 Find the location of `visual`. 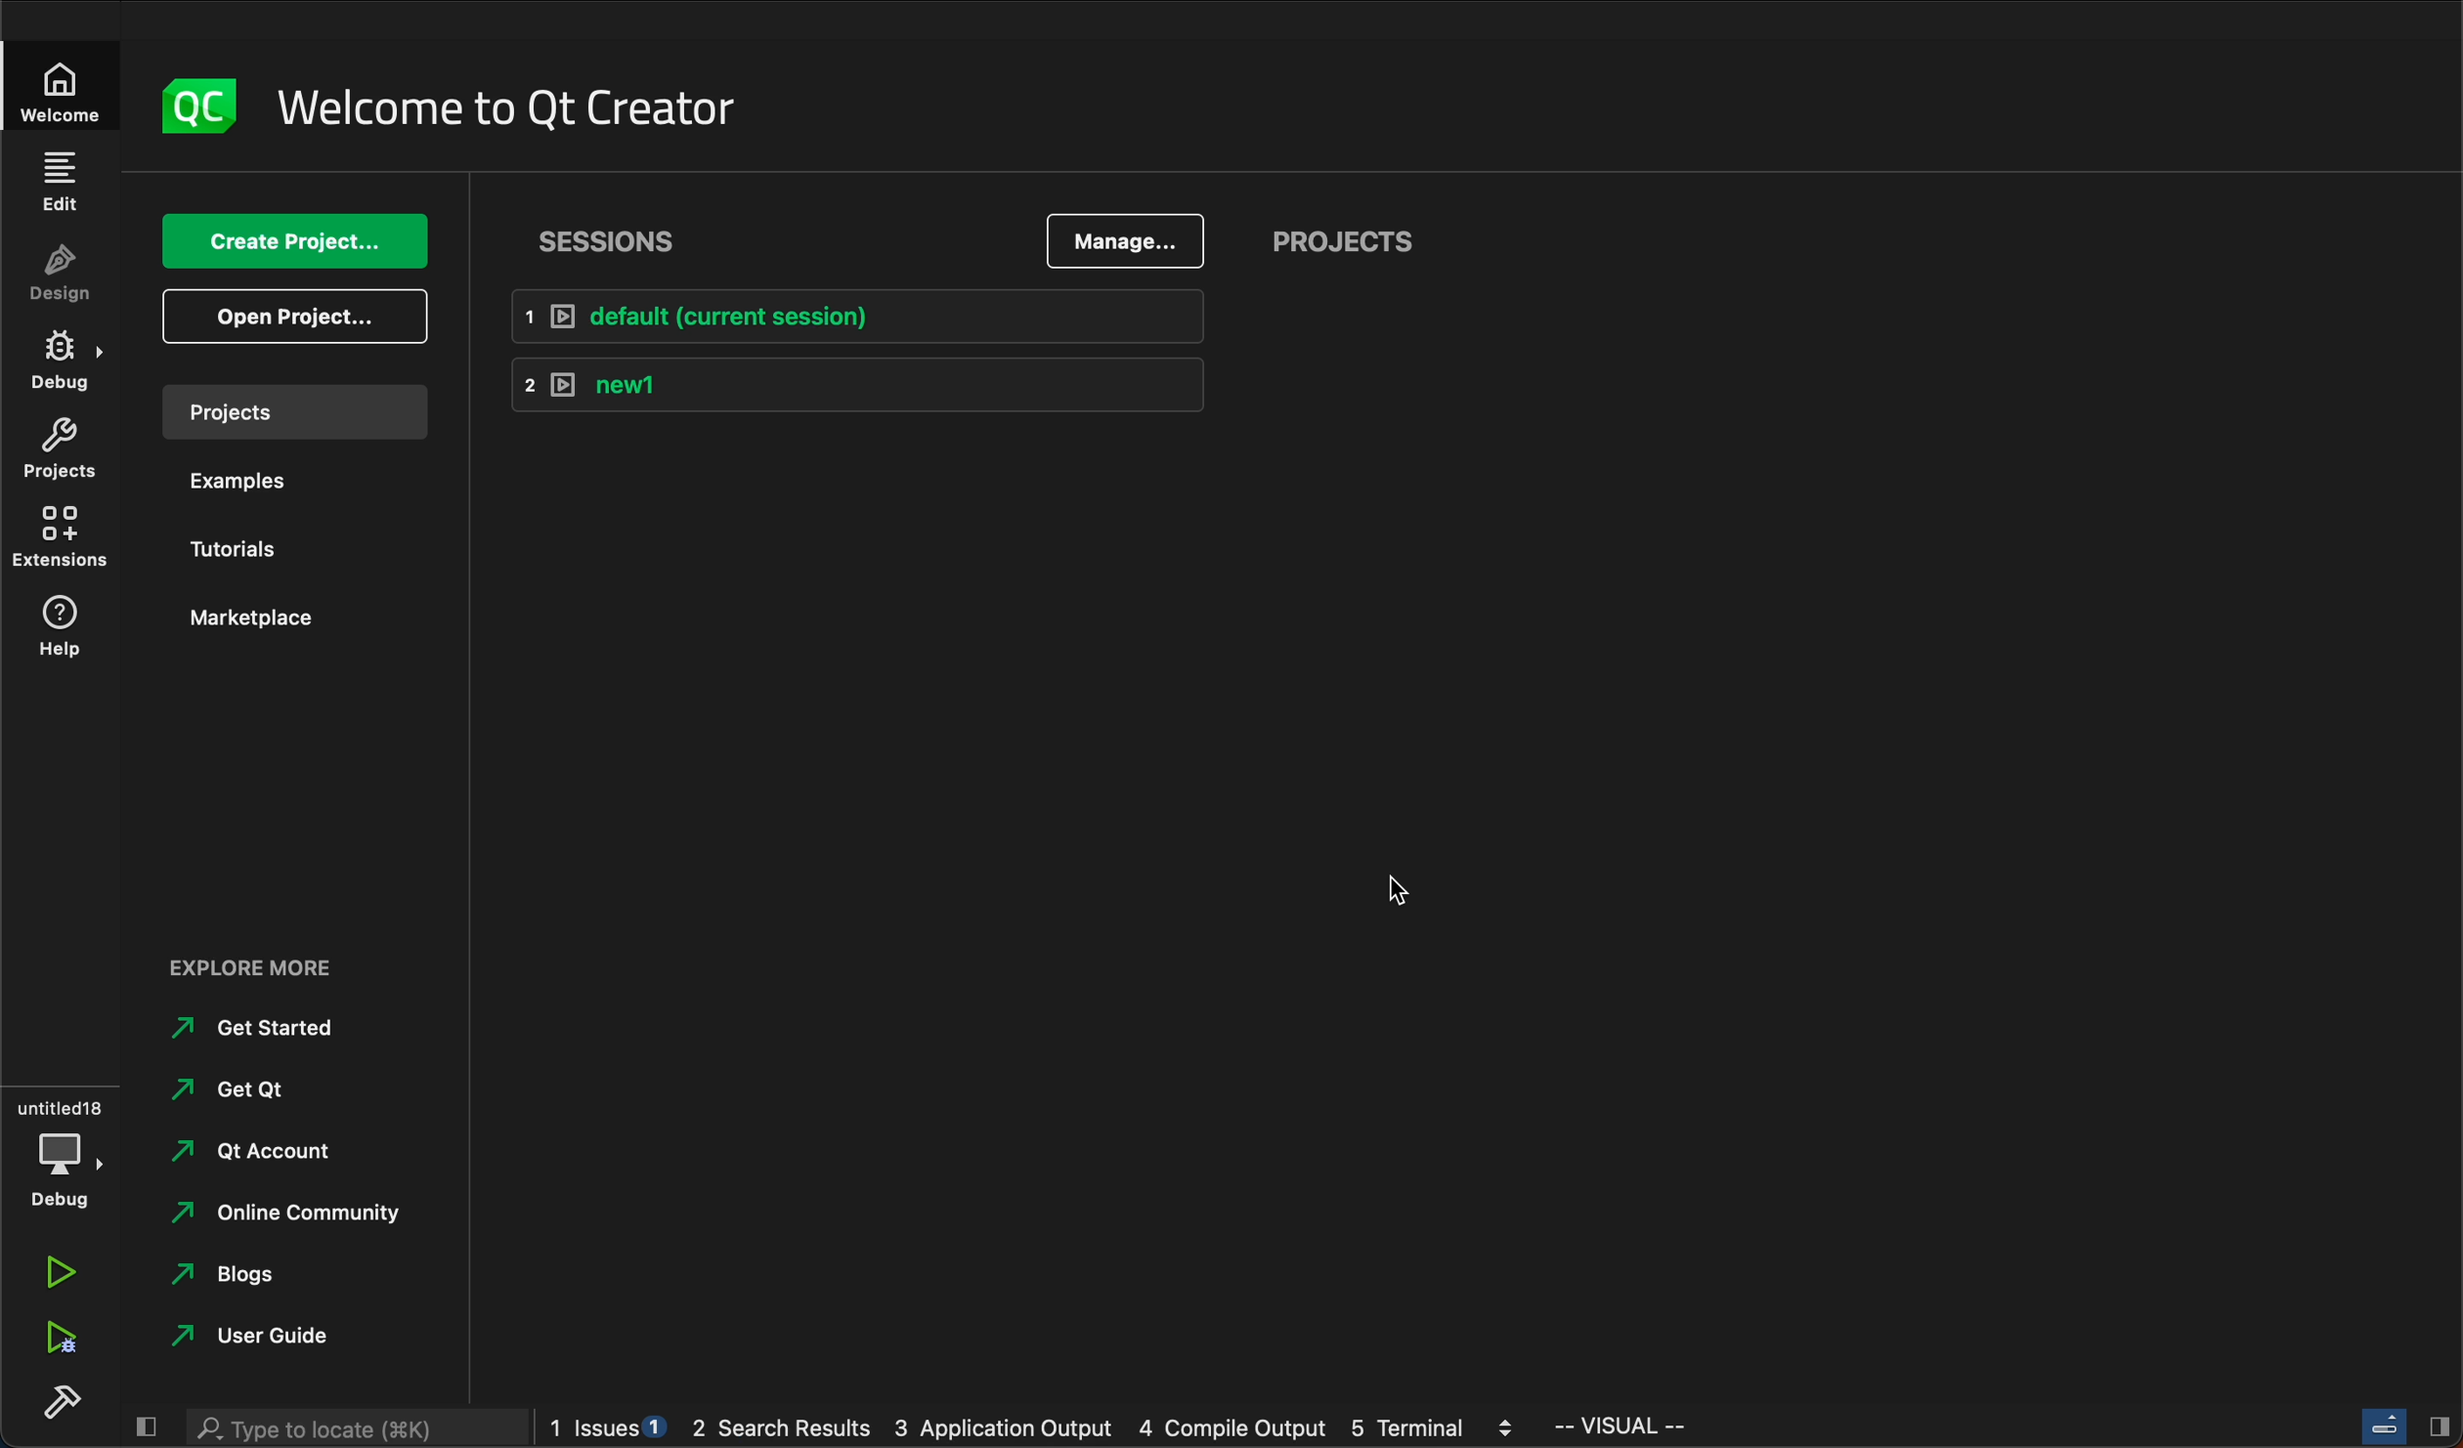

visual is located at coordinates (1689, 1431).